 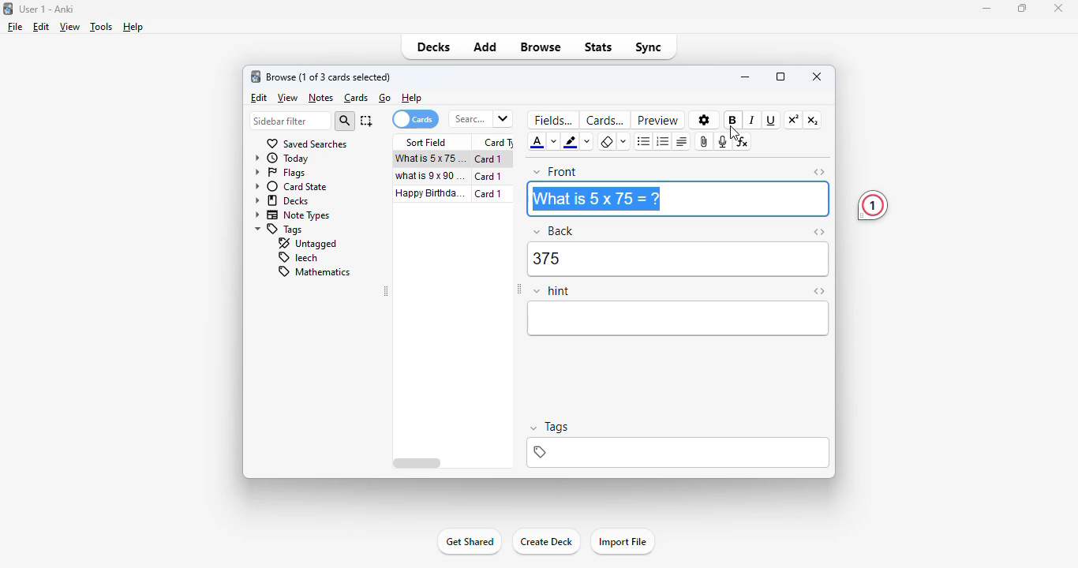 What do you see at coordinates (416, 119) in the screenshot?
I see `cards` at bounding box center [416, 119].